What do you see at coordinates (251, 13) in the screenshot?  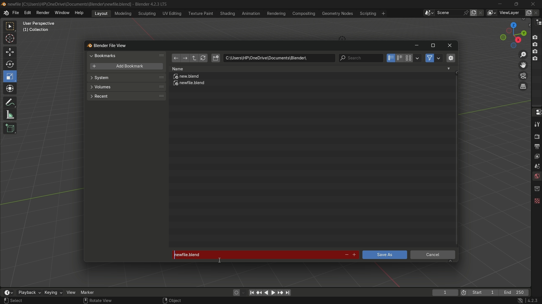 I see `animation menu` at bounding box center [251, 13].